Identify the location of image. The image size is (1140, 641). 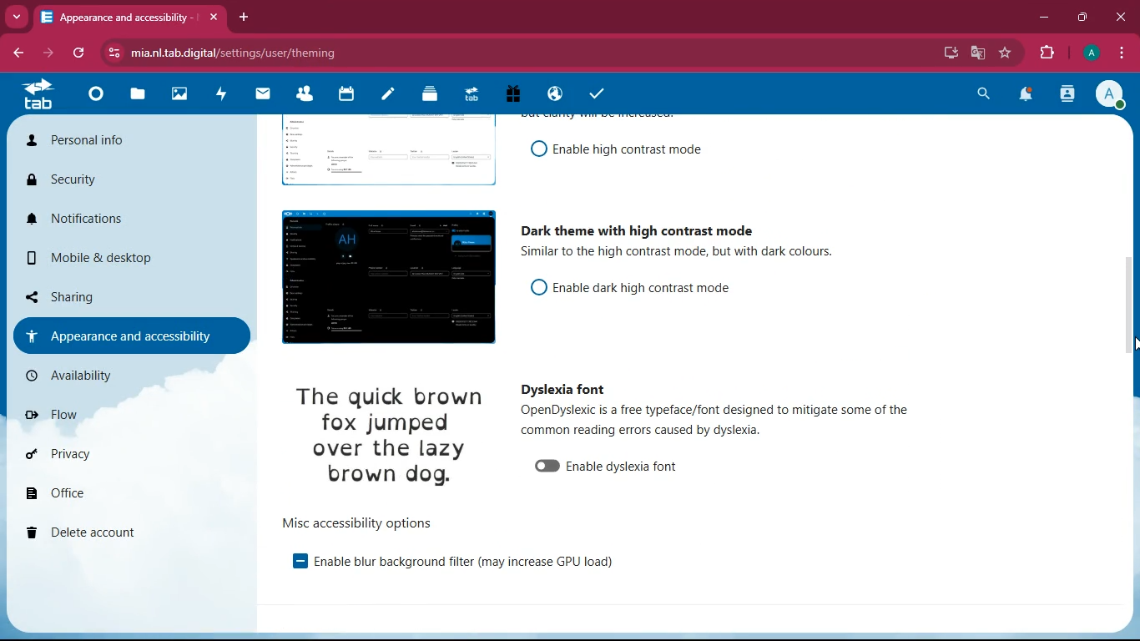
(382, 278).